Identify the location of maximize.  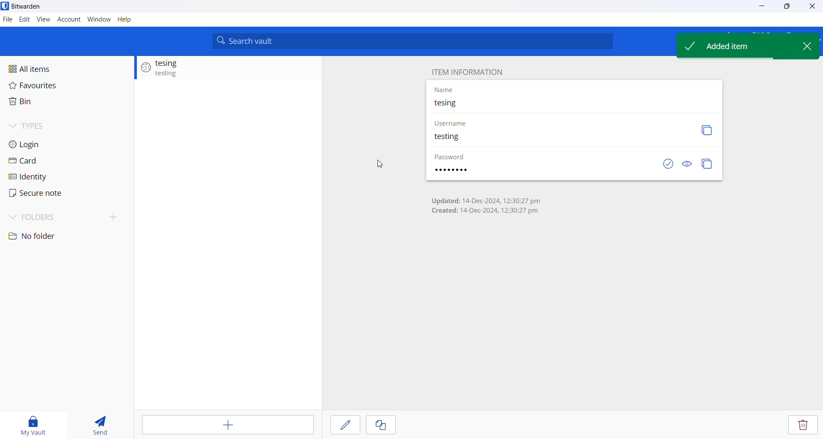
(788, 7).